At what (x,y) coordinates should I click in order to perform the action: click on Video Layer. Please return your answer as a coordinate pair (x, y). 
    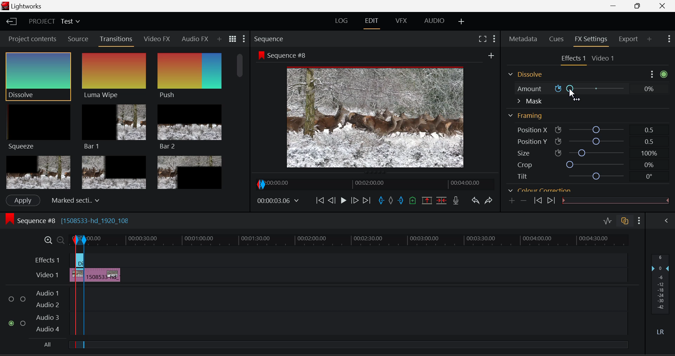
    Looking at the image, I should click on (47, 276).